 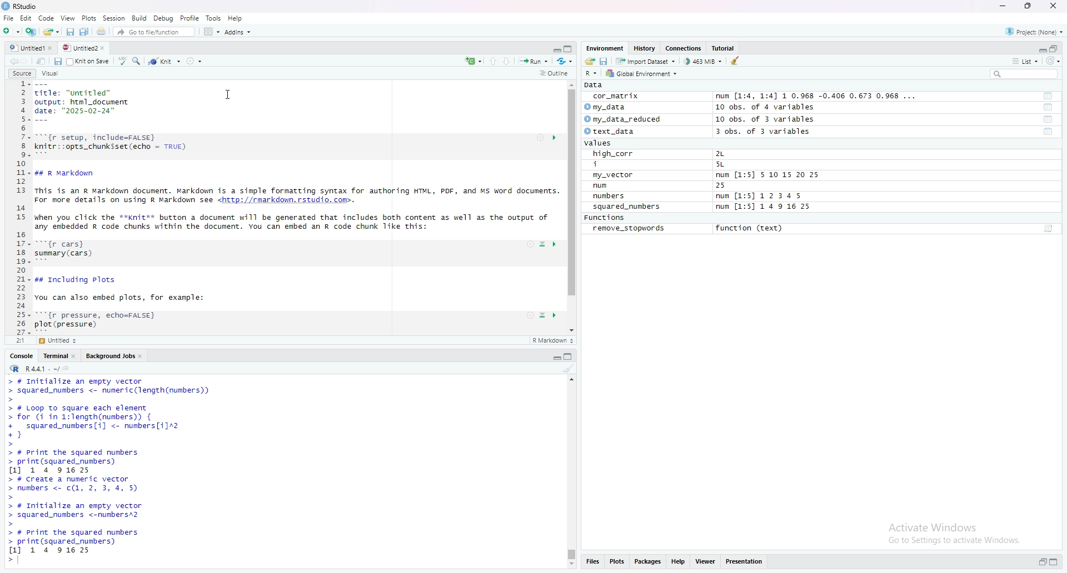 What do you see at coordinates (101, 31) in the screenshot?
I see `Print the current file` at bounding box center [101, 31].